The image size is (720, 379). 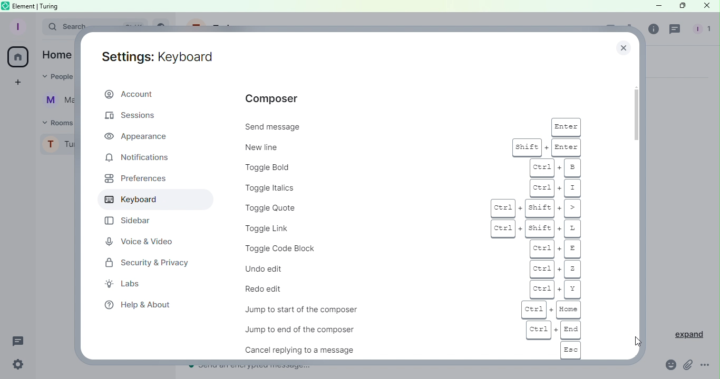 What do you see at coordinates (129, 285) in the screenshot?
I see `Labs` at bounding box center [129, 285].